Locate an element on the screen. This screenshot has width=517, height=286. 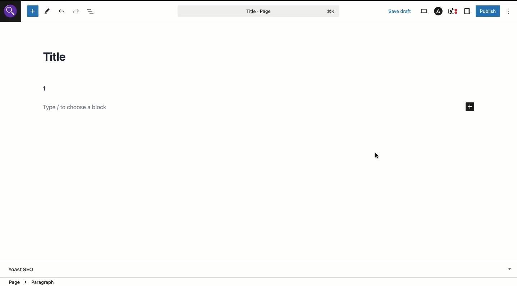
Search  is located at coordinates (10, 11).